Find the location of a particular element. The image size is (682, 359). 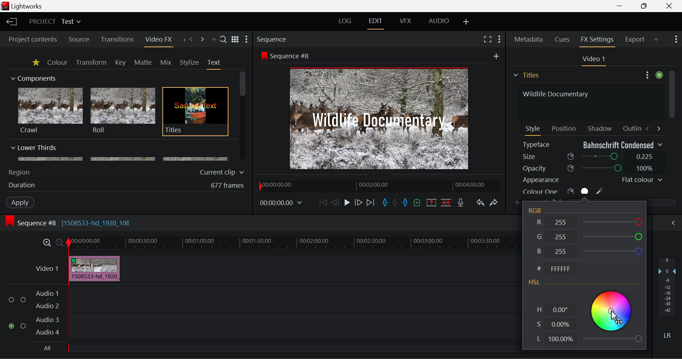

Roll is located at coordinates (122, 111).